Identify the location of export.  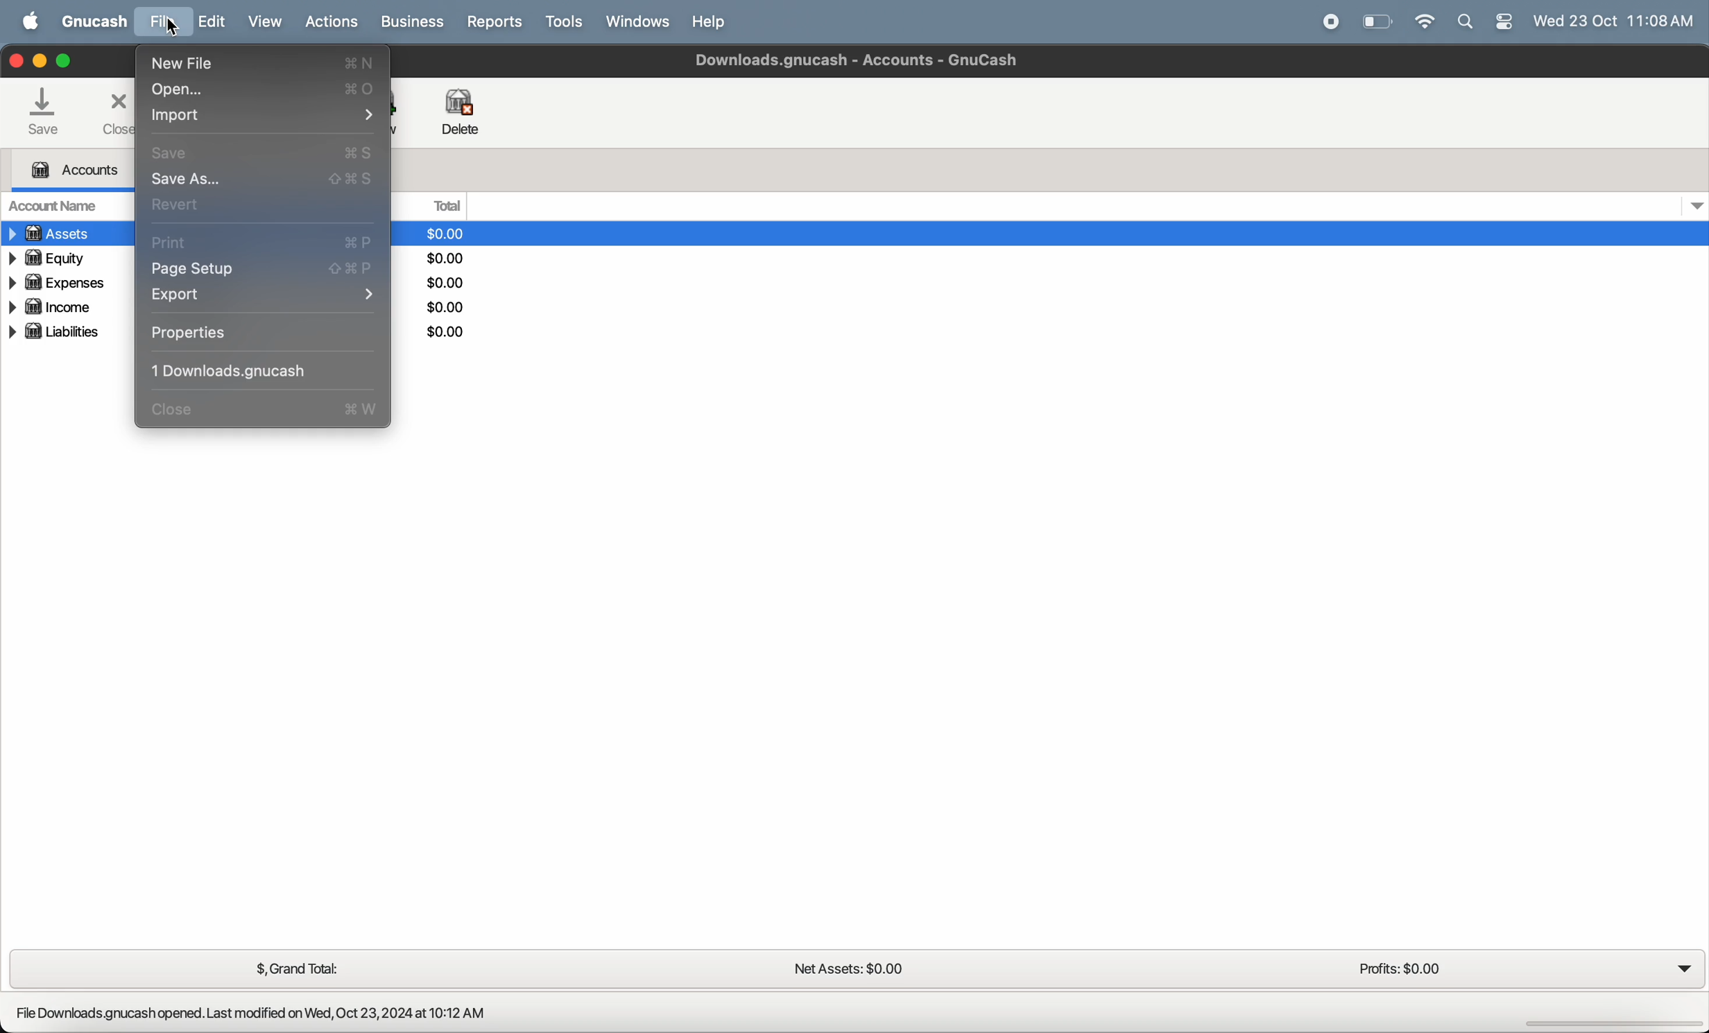
(262, 297).